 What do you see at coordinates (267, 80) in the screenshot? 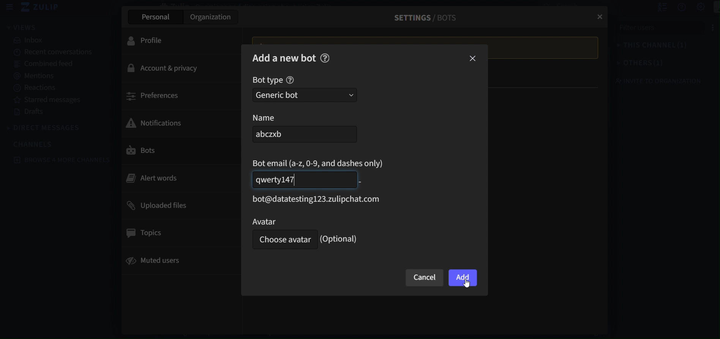
I see `bot type` at bounding box center [267, 80].